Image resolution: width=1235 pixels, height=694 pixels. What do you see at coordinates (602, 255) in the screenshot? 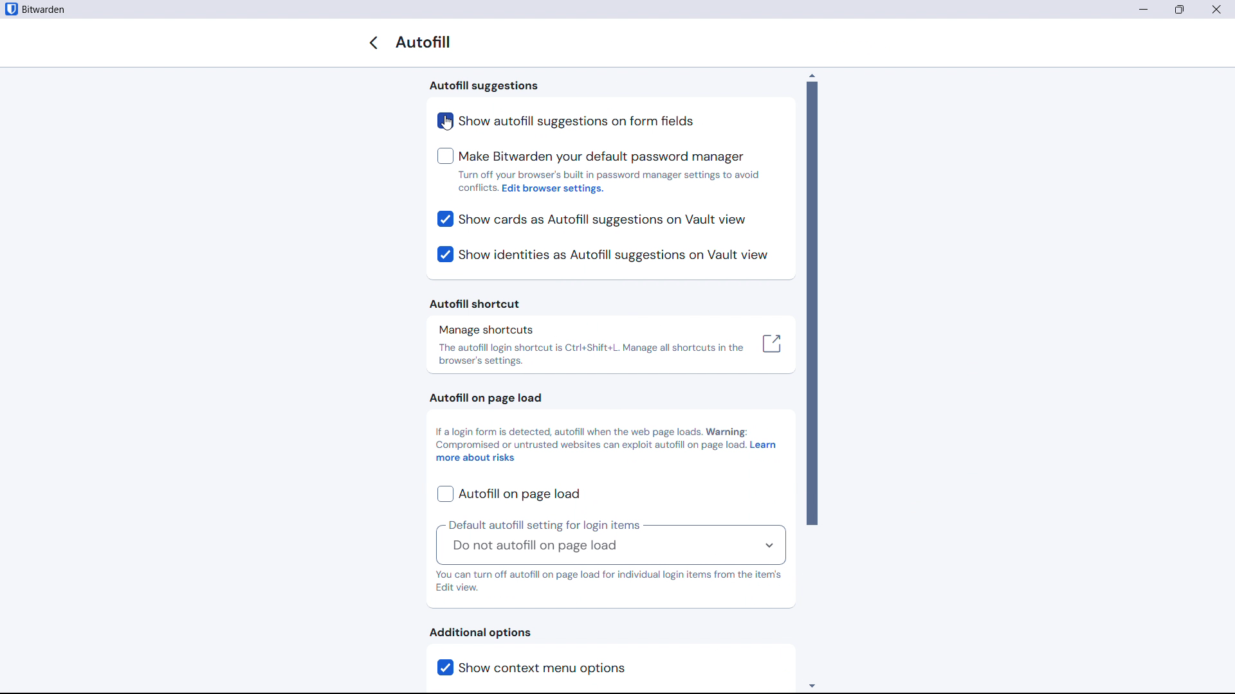
I see `Show identities as out of your suggestions on vault view` at bounding box center [602, 255].